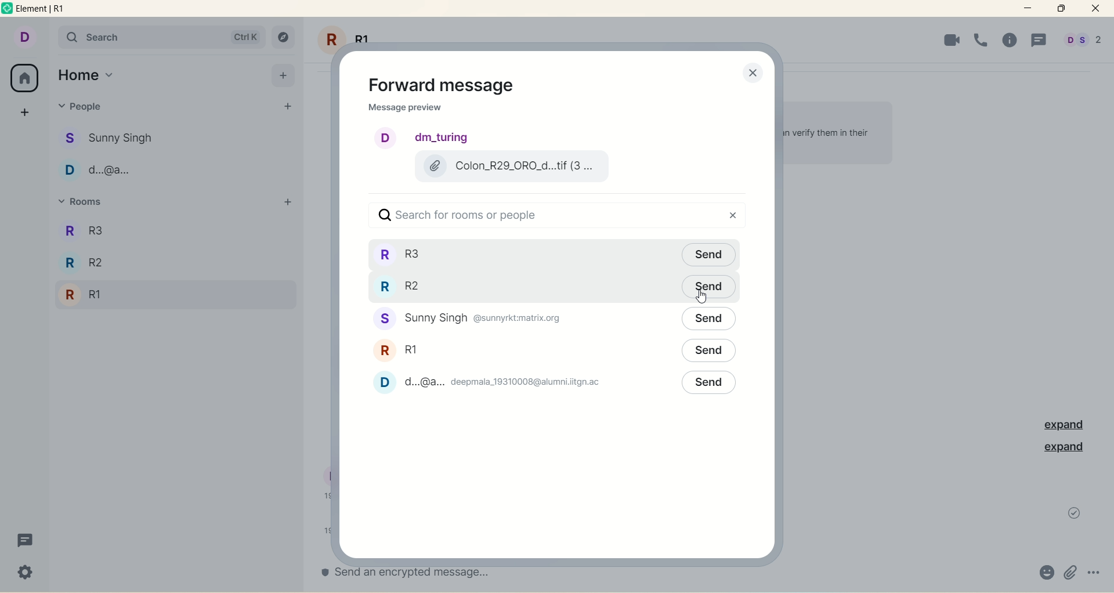  I want to click on message sent, so click(1075, 513).